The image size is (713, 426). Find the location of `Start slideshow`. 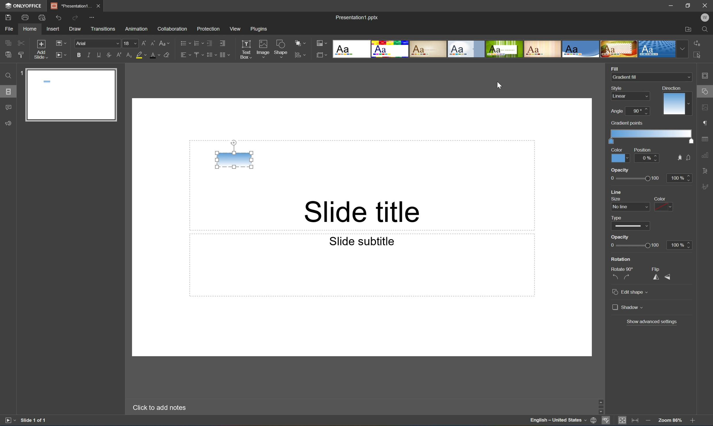

Start slideshow is located at coordinates (61, 54).